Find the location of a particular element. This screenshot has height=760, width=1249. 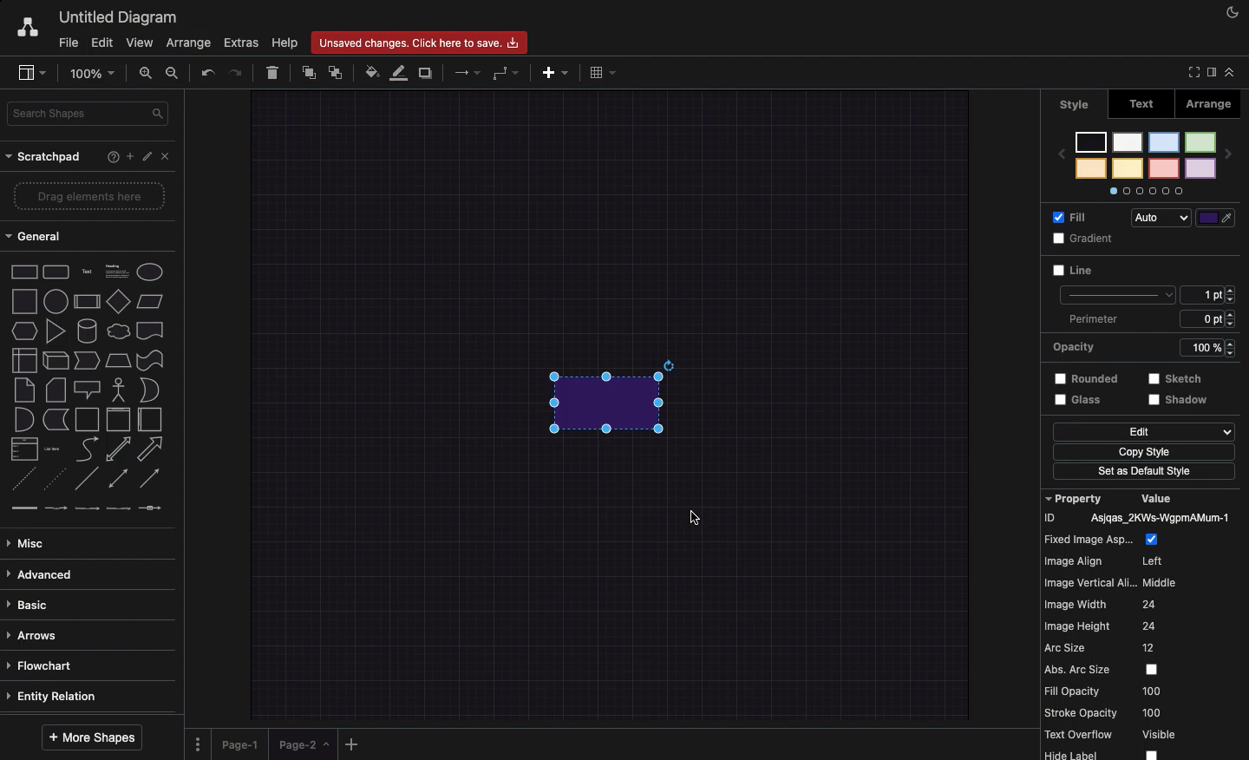

Styles is located at coordinates (1146, 161).